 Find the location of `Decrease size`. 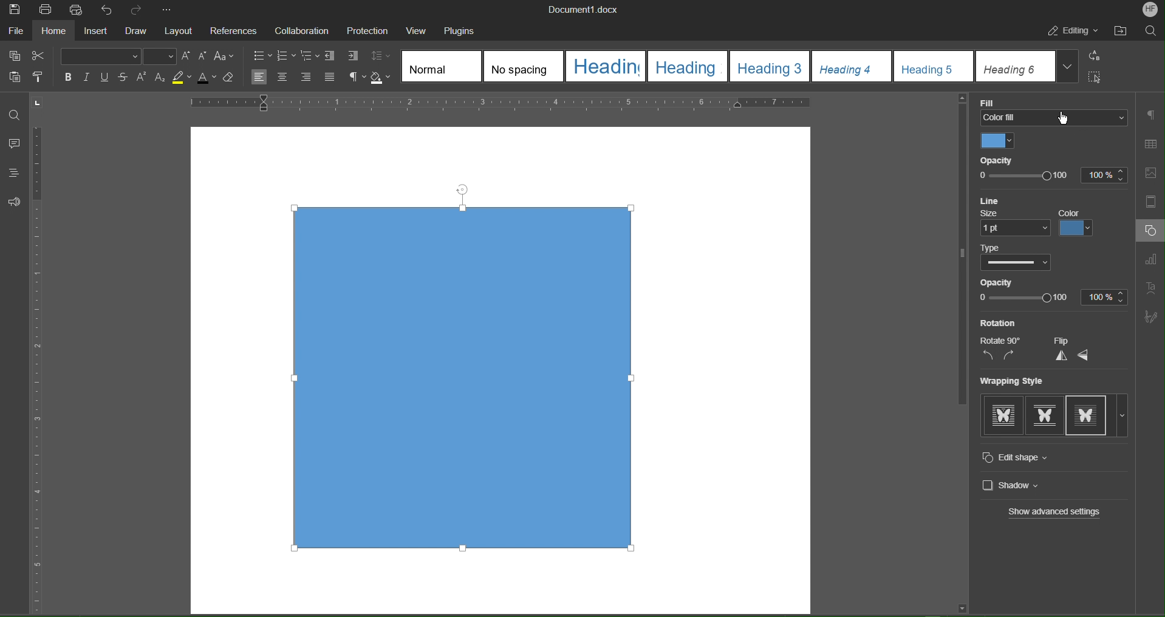

Decrease size is located at coordinates (203, 56).